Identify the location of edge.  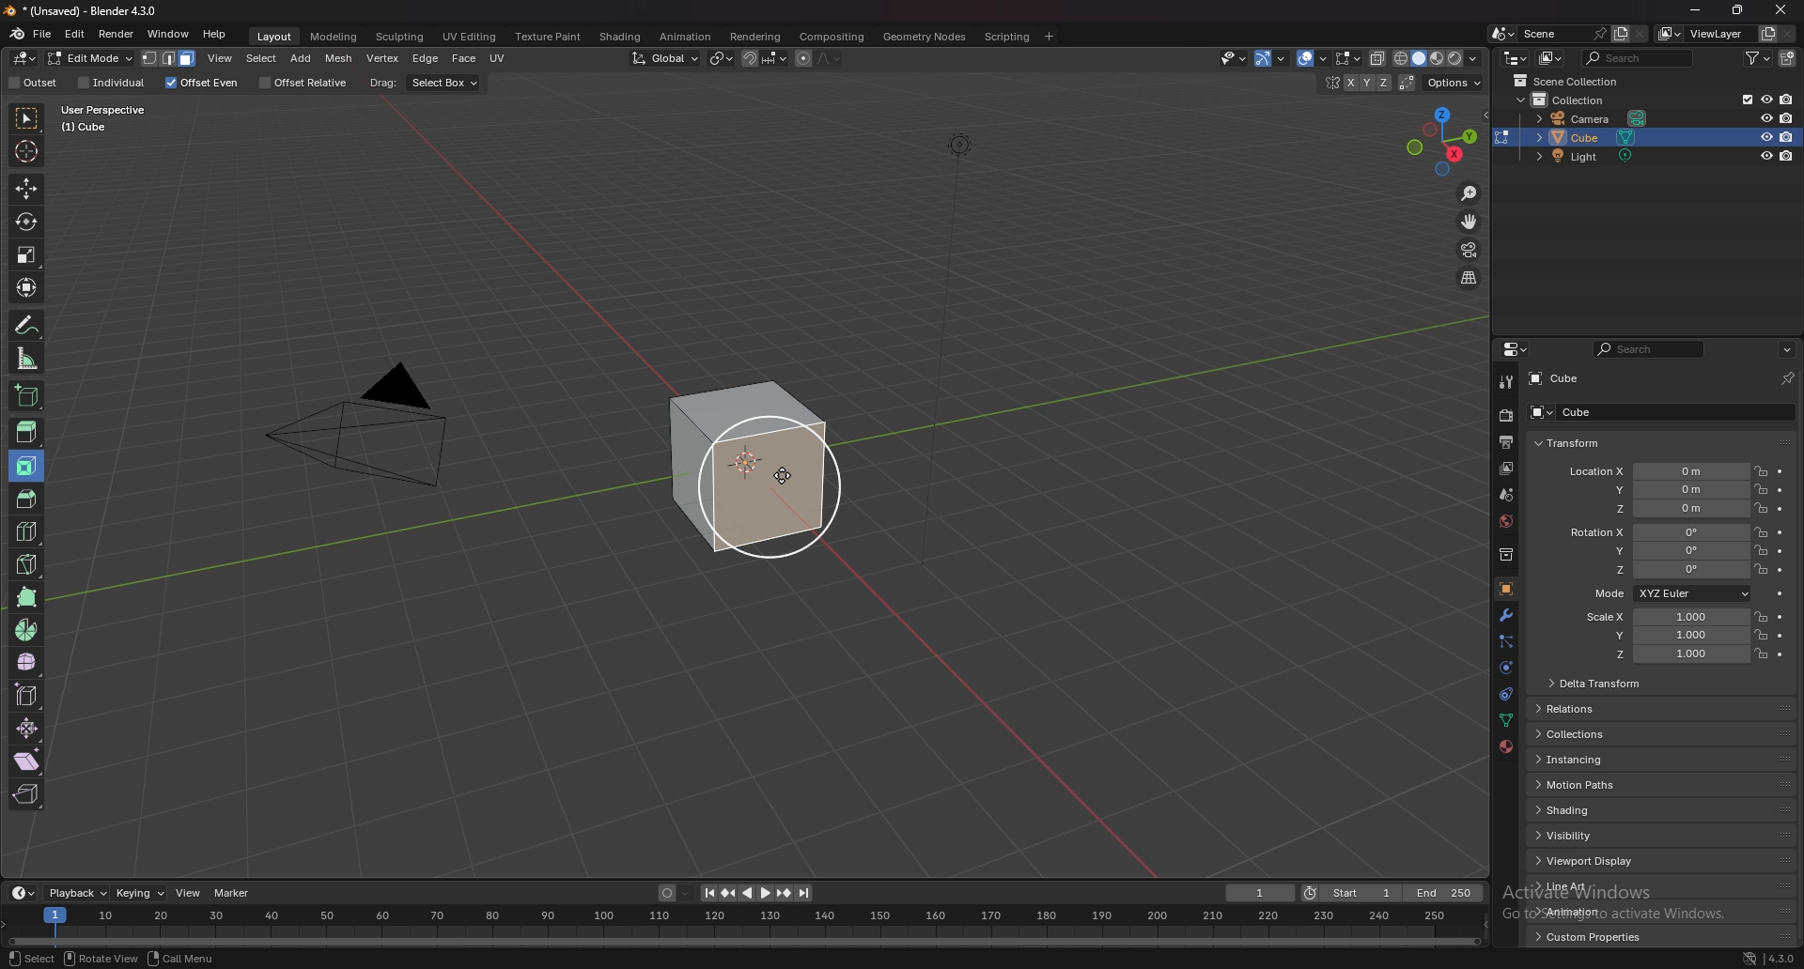
(426, 58).